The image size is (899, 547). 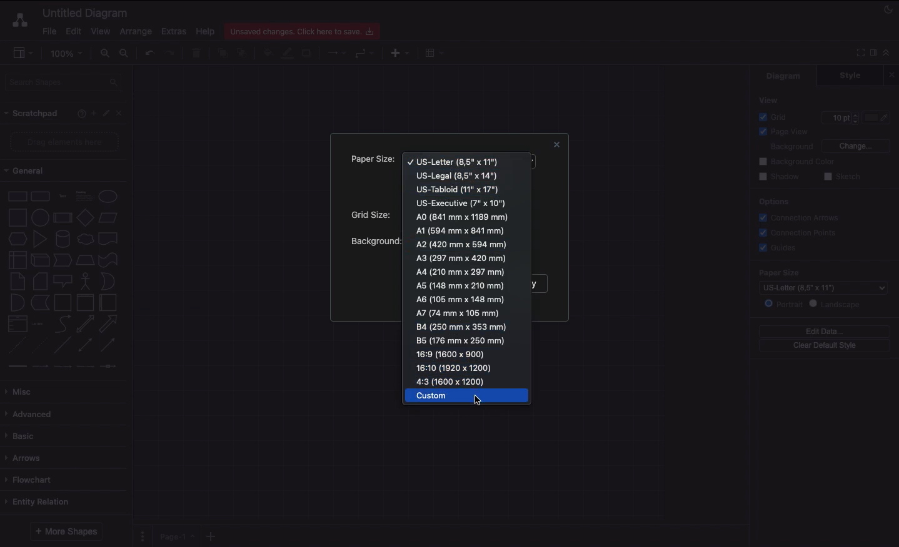 I want to click on Line, so click(x=63, y=346).